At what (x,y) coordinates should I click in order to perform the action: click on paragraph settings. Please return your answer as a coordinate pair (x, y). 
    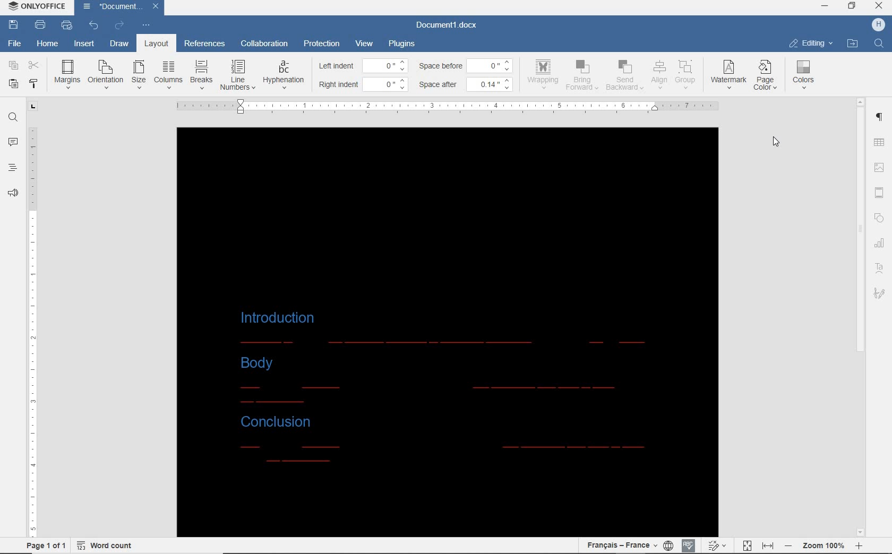
    Looking at the image, I should click on (880, 119).